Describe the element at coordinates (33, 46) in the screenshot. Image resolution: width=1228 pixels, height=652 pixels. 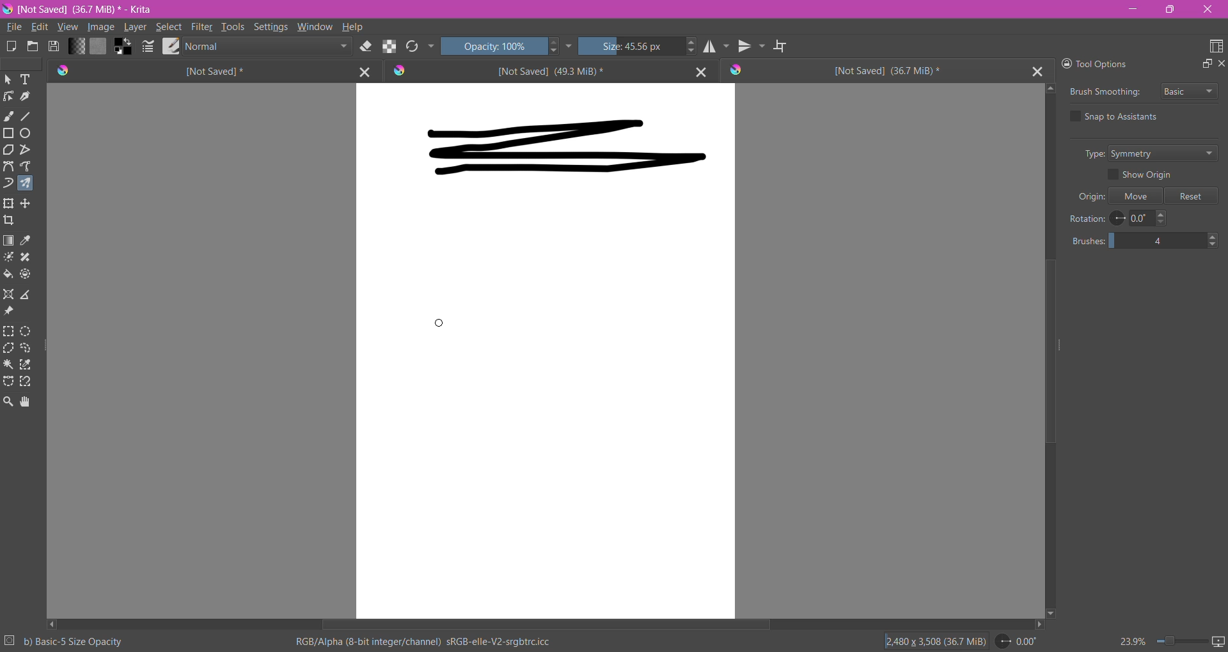
I see `Open and existing Document` at that location.